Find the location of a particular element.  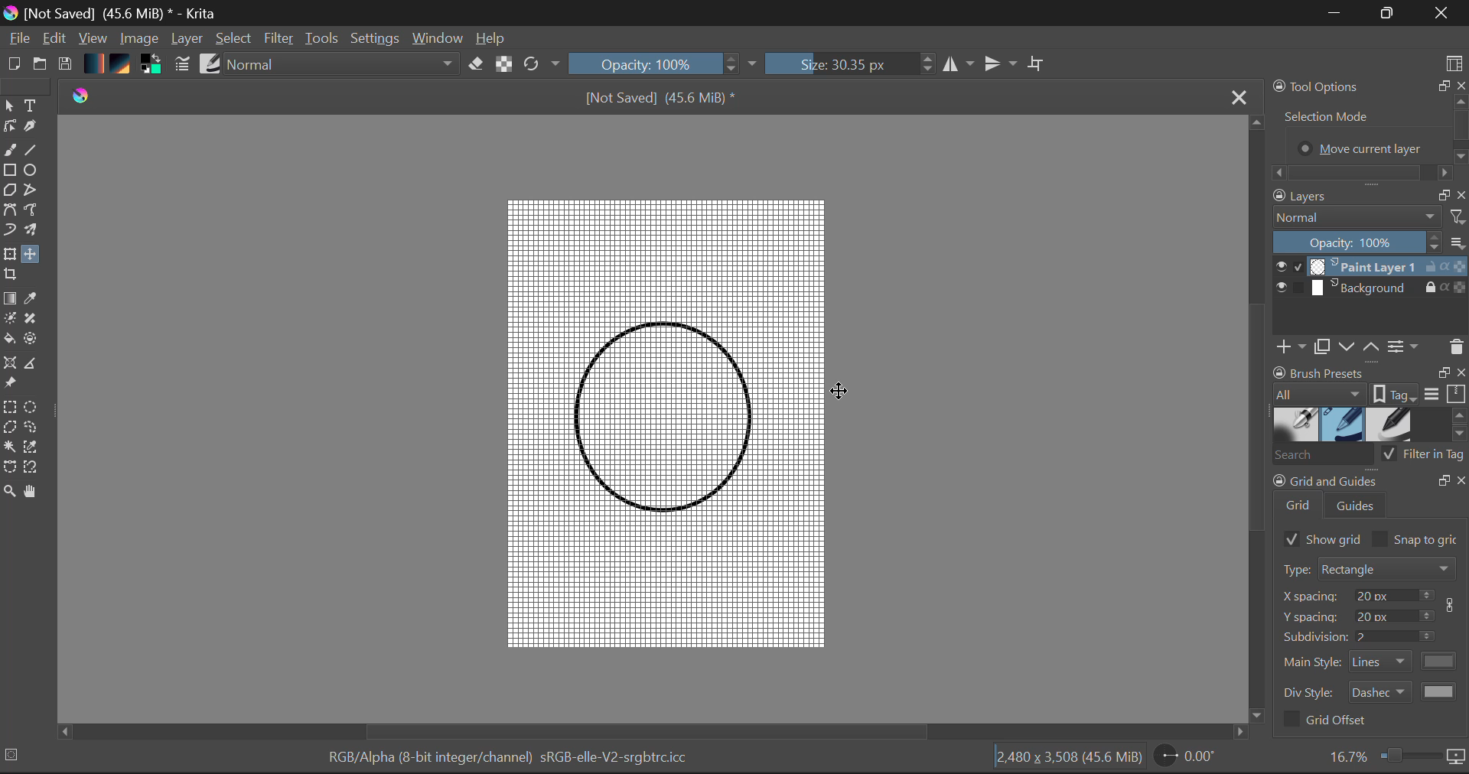

Cursor Position AFTER_LAST_ACTION is located at coordinates (839, 392).